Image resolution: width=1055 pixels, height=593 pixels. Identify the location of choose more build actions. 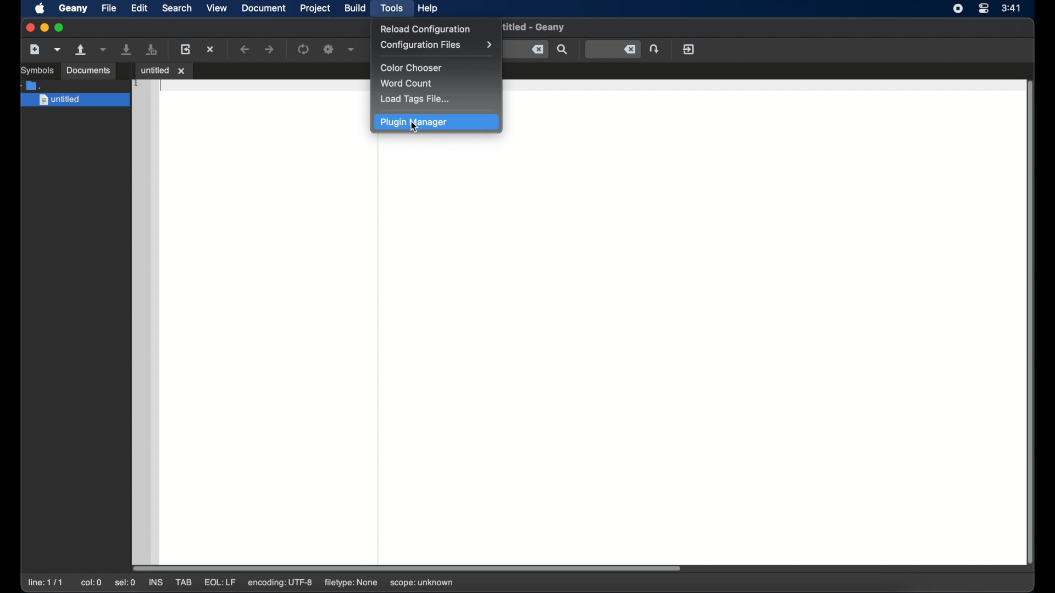
(351, 49).